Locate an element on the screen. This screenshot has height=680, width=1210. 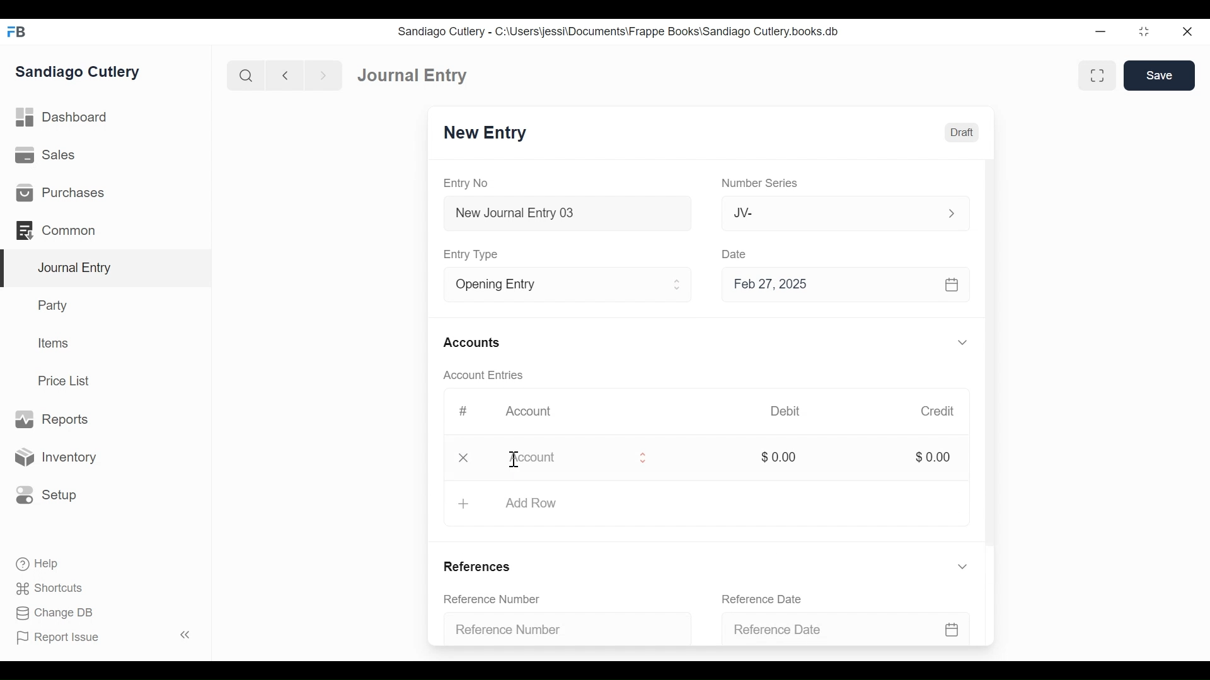
Party is located at coordinates (55, 305).